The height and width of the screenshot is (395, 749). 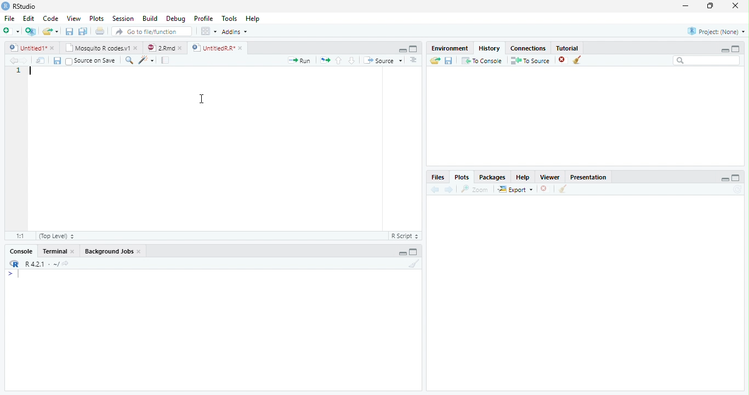 What do you see at coordinates (252, 19) in the screenshot?
I see `Help` at bounding box center [252, 19].